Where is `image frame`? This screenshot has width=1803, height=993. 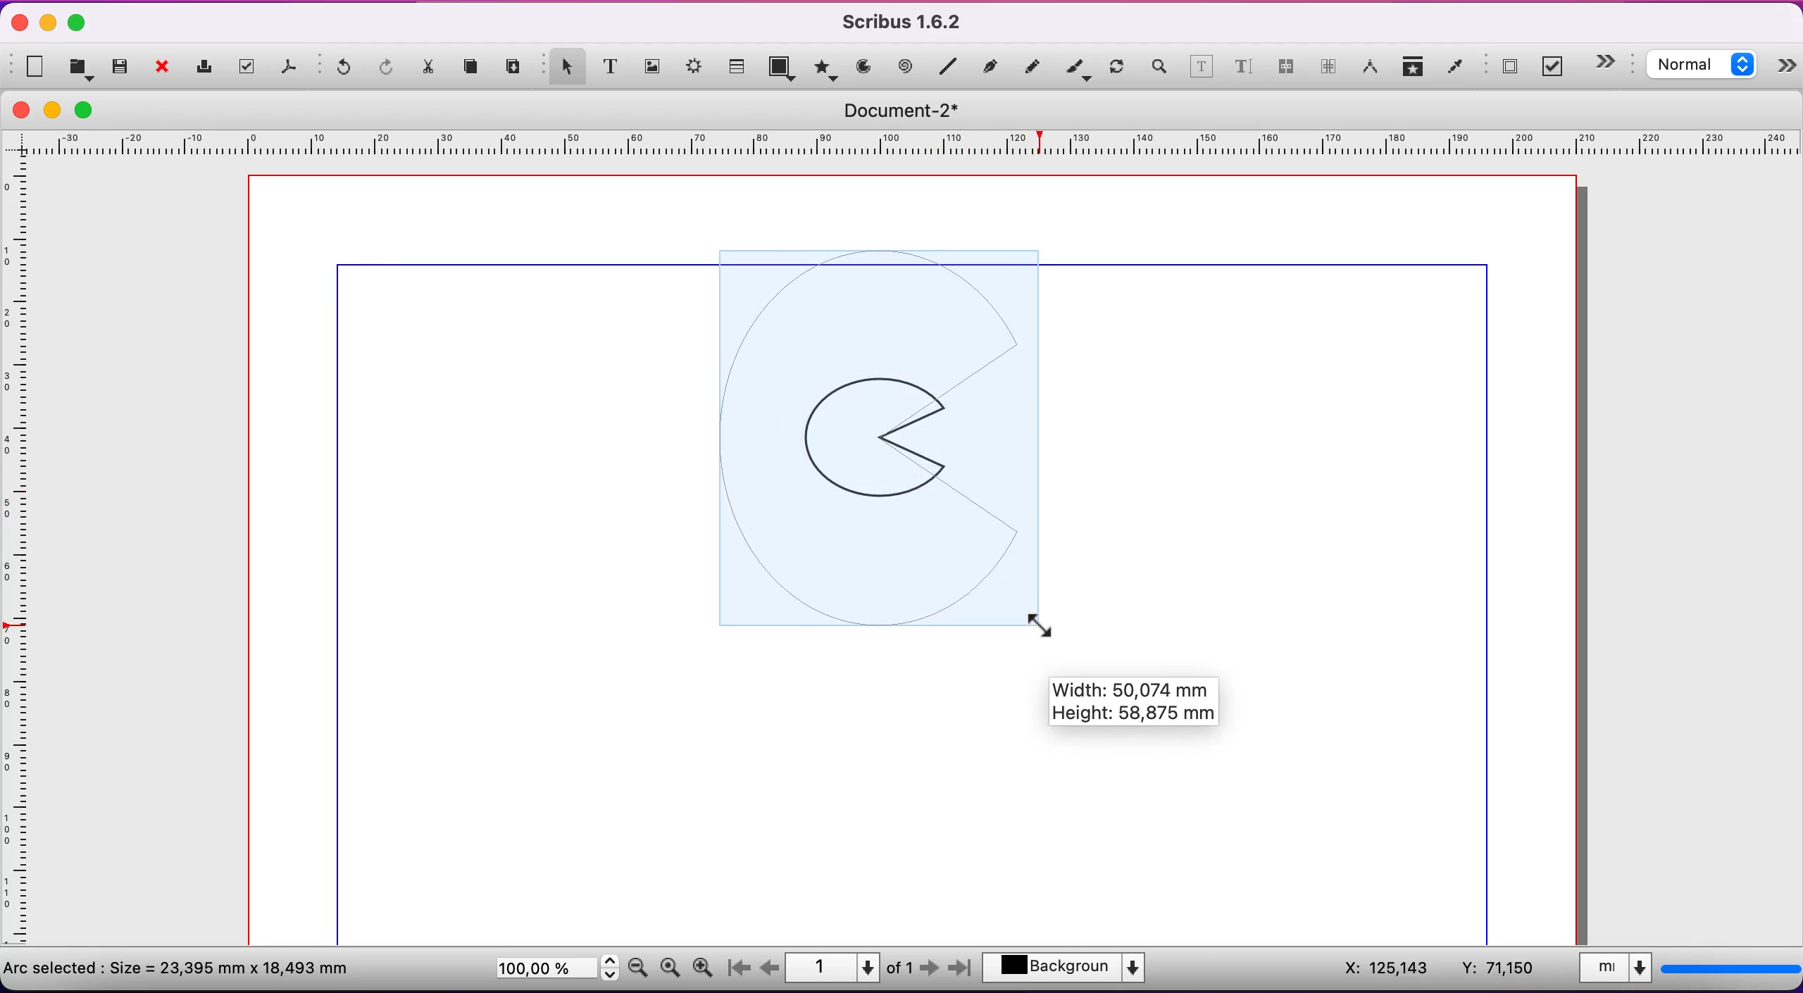
image frame is located at coordinates (653, 64).